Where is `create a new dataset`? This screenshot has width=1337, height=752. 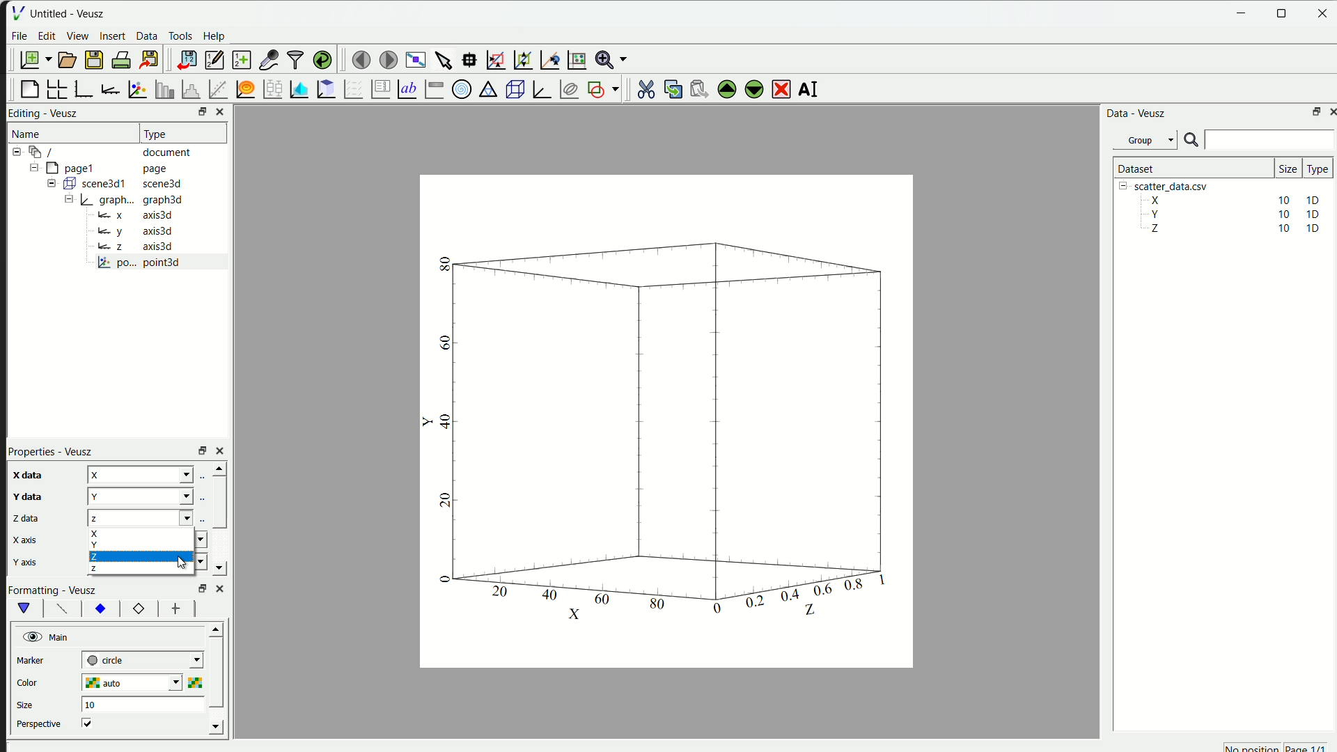
create a new dataset is located at coordinates (241, 58).